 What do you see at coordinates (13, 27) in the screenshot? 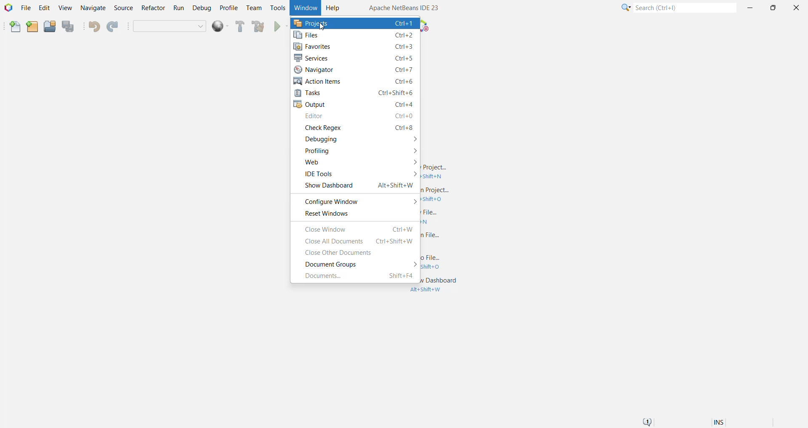
I see `New File` at bounding box center [13, 27].